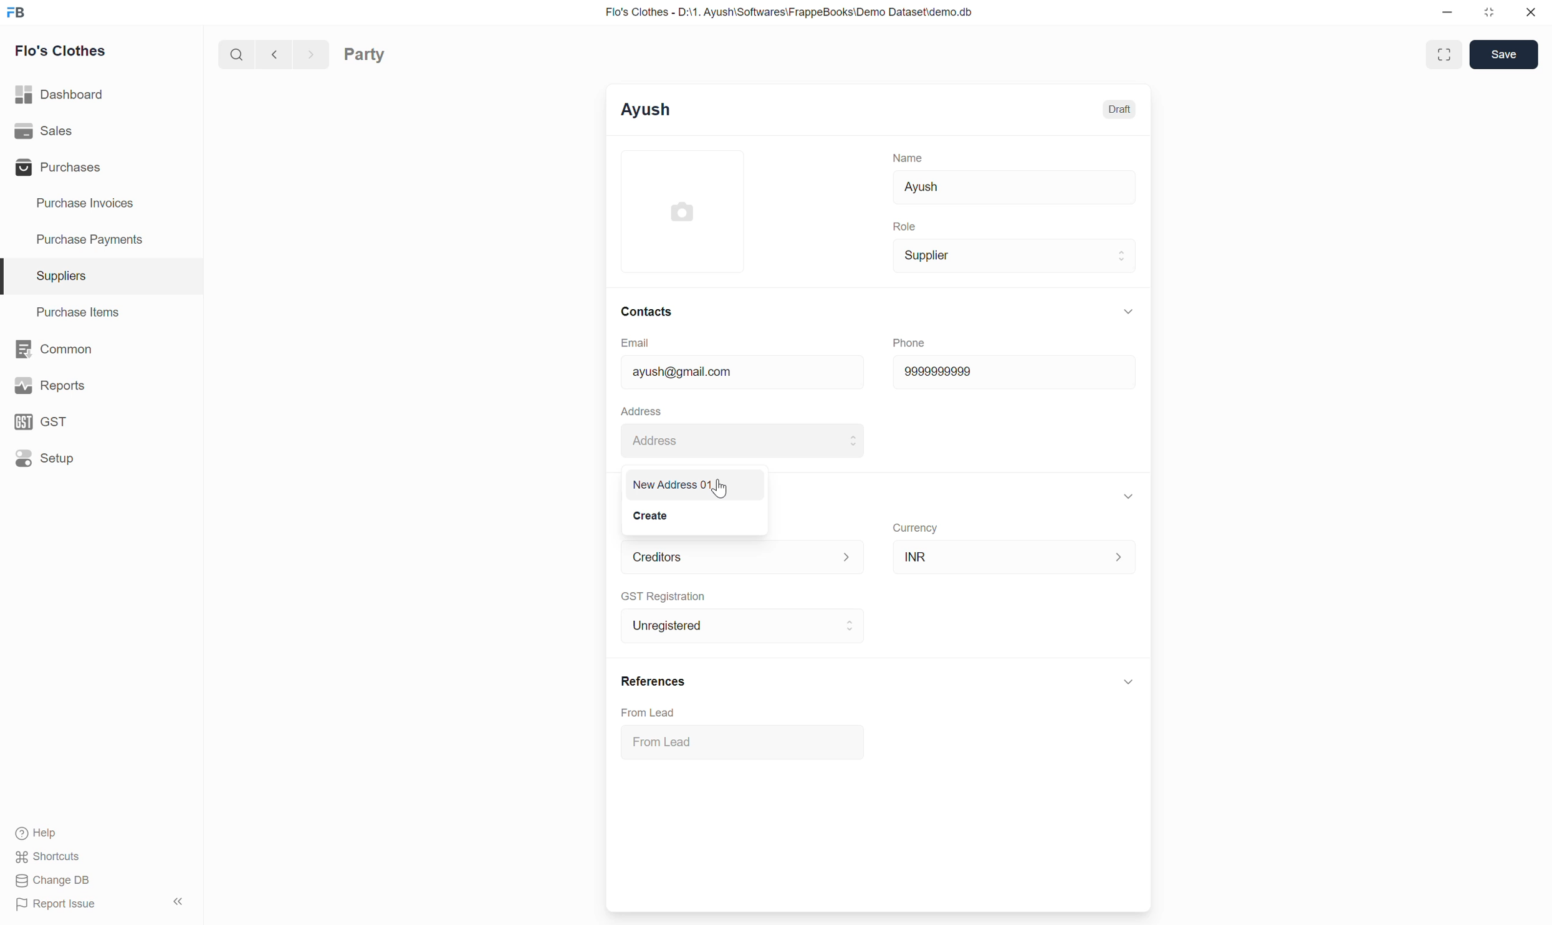  I want to click on Close, so click(1531, 12).